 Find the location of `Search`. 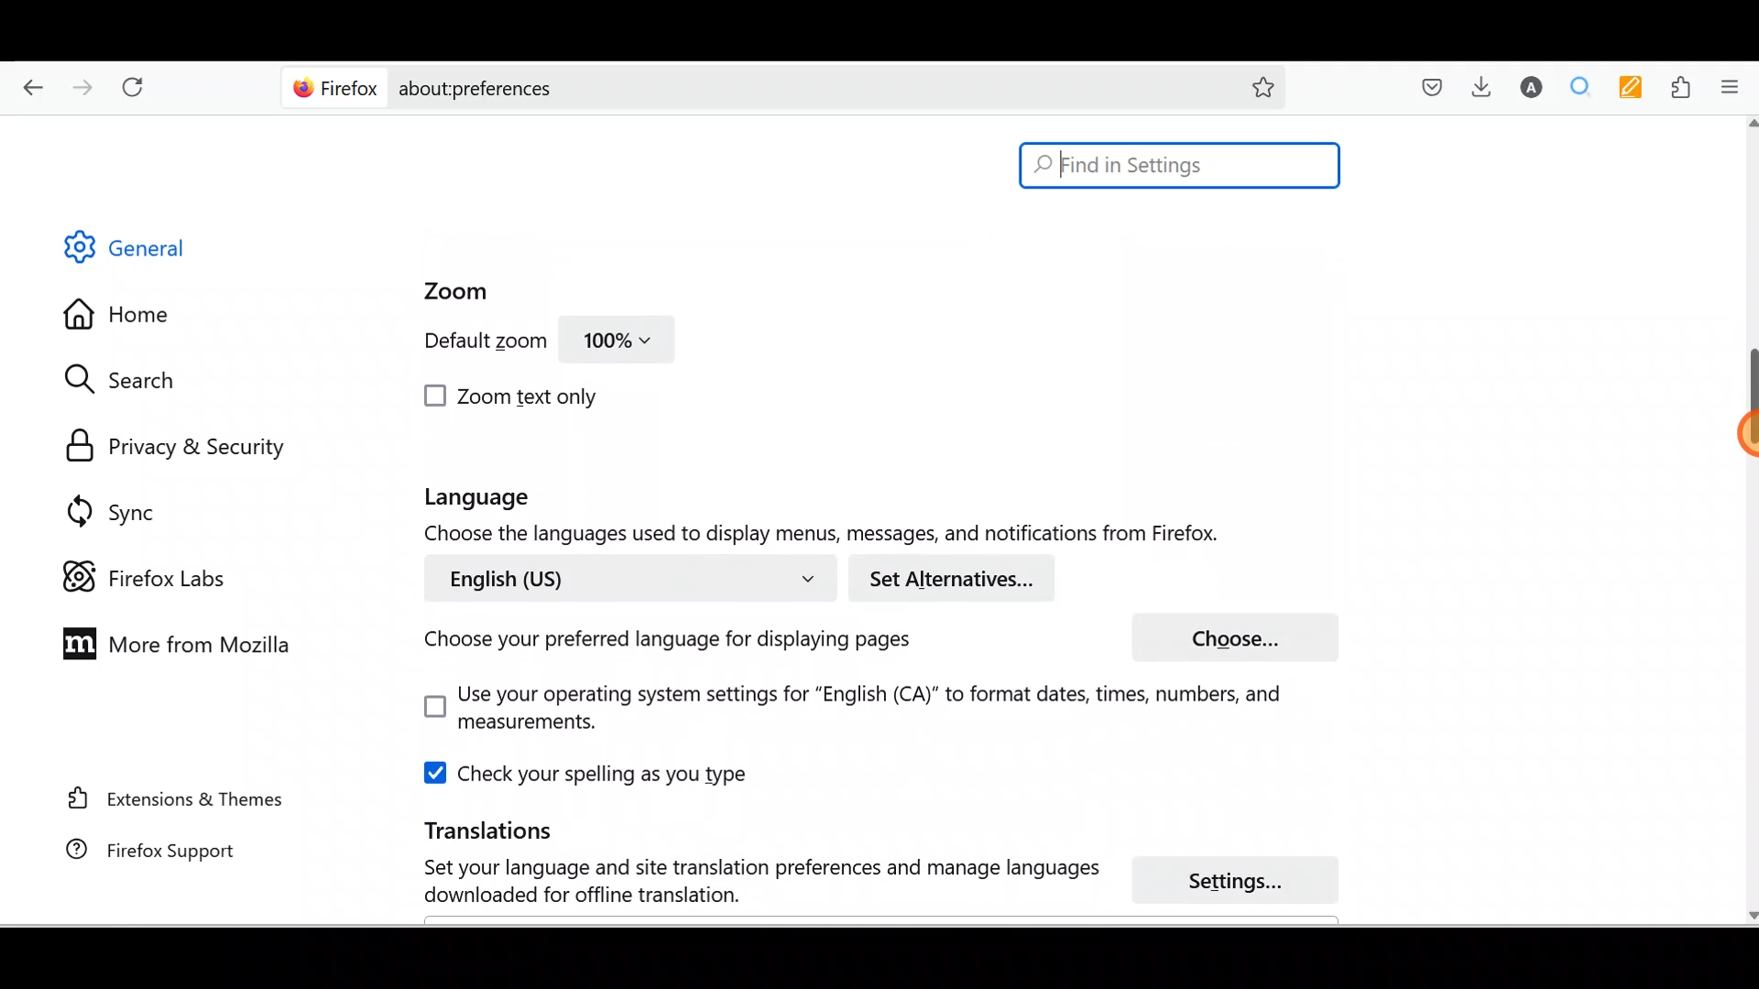

Search is located at coordinates (129, 379).